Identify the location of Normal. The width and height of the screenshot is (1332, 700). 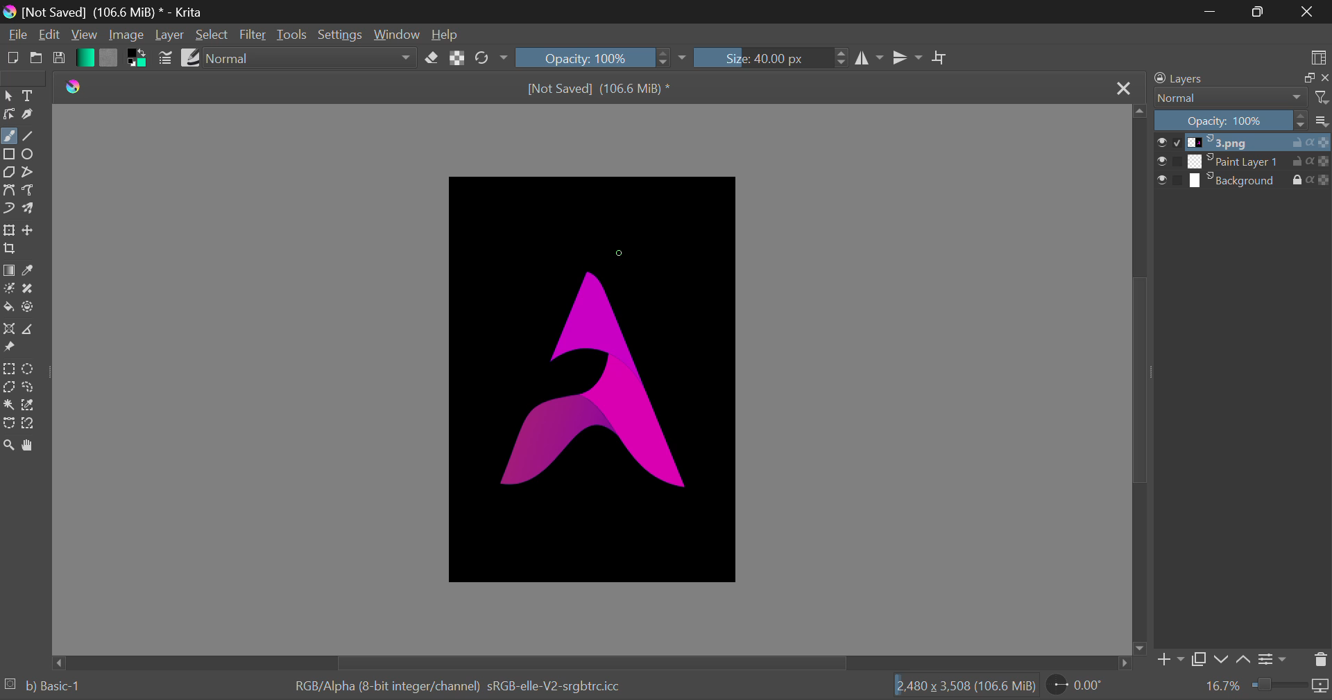
(1228, 98).